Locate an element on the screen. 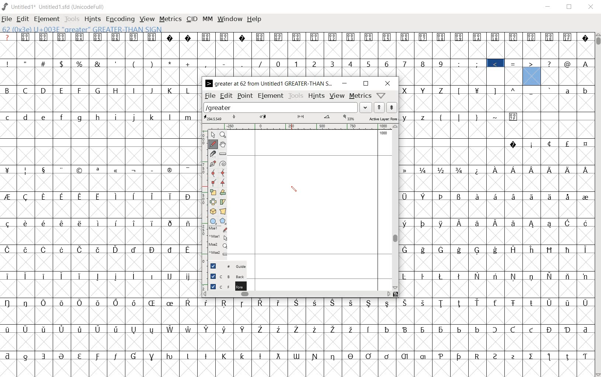 The width and height of the screenshot is (601, 377). tools is located at coordinates (296, 96).